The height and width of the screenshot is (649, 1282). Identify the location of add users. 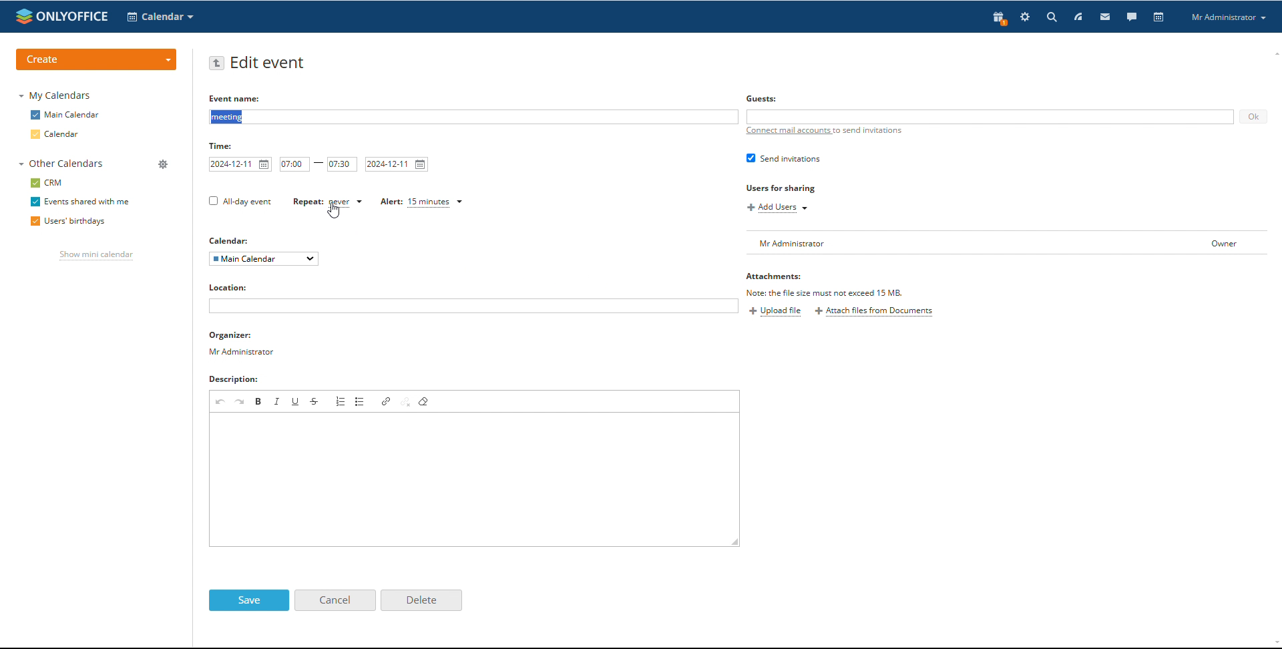
(779, 208).